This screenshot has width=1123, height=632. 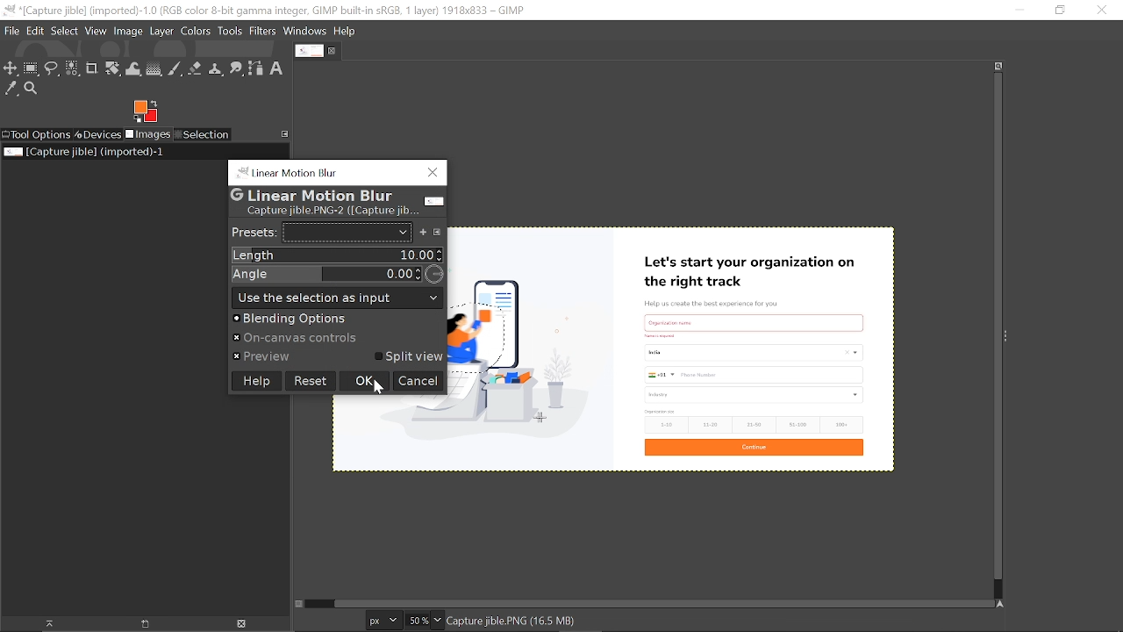 I want to click on Help, so click(x=254, y=381).